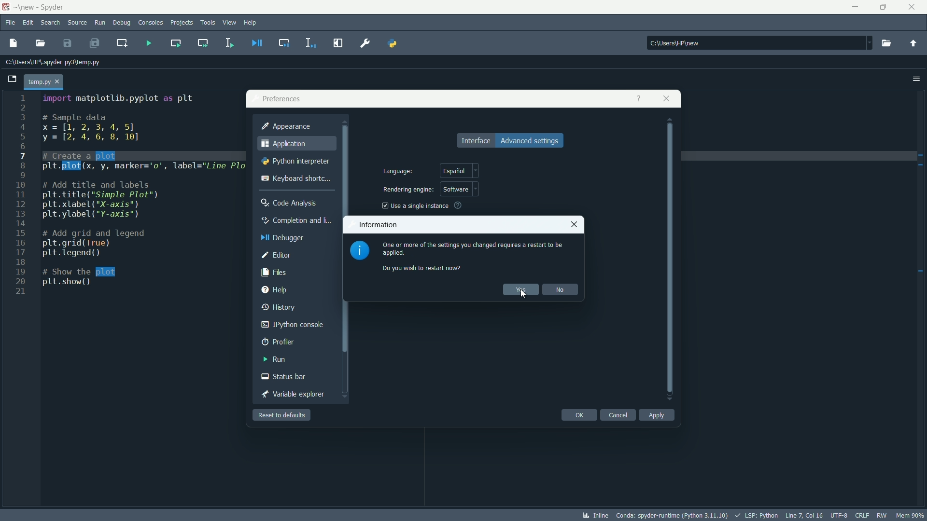  What do you see at coordinates (10, 24) in the screenshot?
I see `file` at bounding box center [10, 24].